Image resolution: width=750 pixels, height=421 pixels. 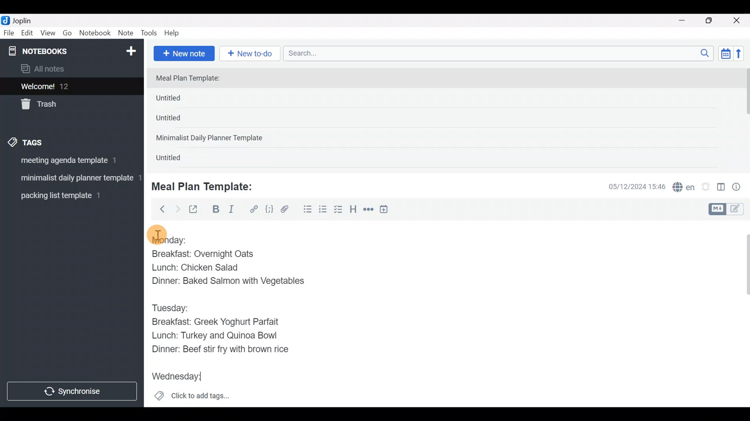 I want to click on Toggle editor layout, so click(x=721, y=188).